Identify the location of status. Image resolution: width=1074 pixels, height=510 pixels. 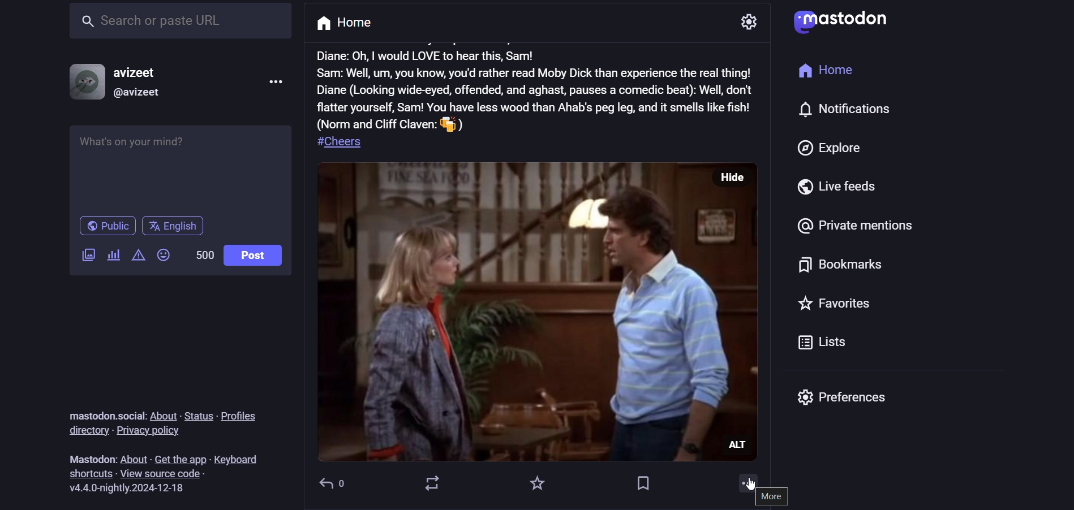
(199, 416).